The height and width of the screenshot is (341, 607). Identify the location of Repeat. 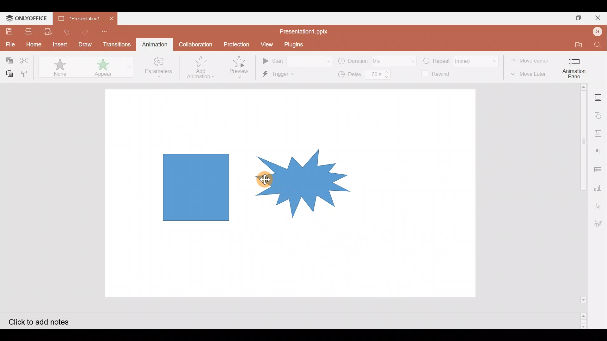
(460, 58).